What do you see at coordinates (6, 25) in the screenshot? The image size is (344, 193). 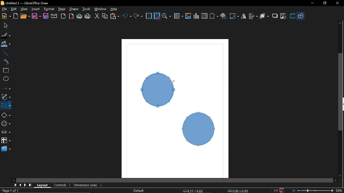 I see `Select` at bounding box center [6, 25].